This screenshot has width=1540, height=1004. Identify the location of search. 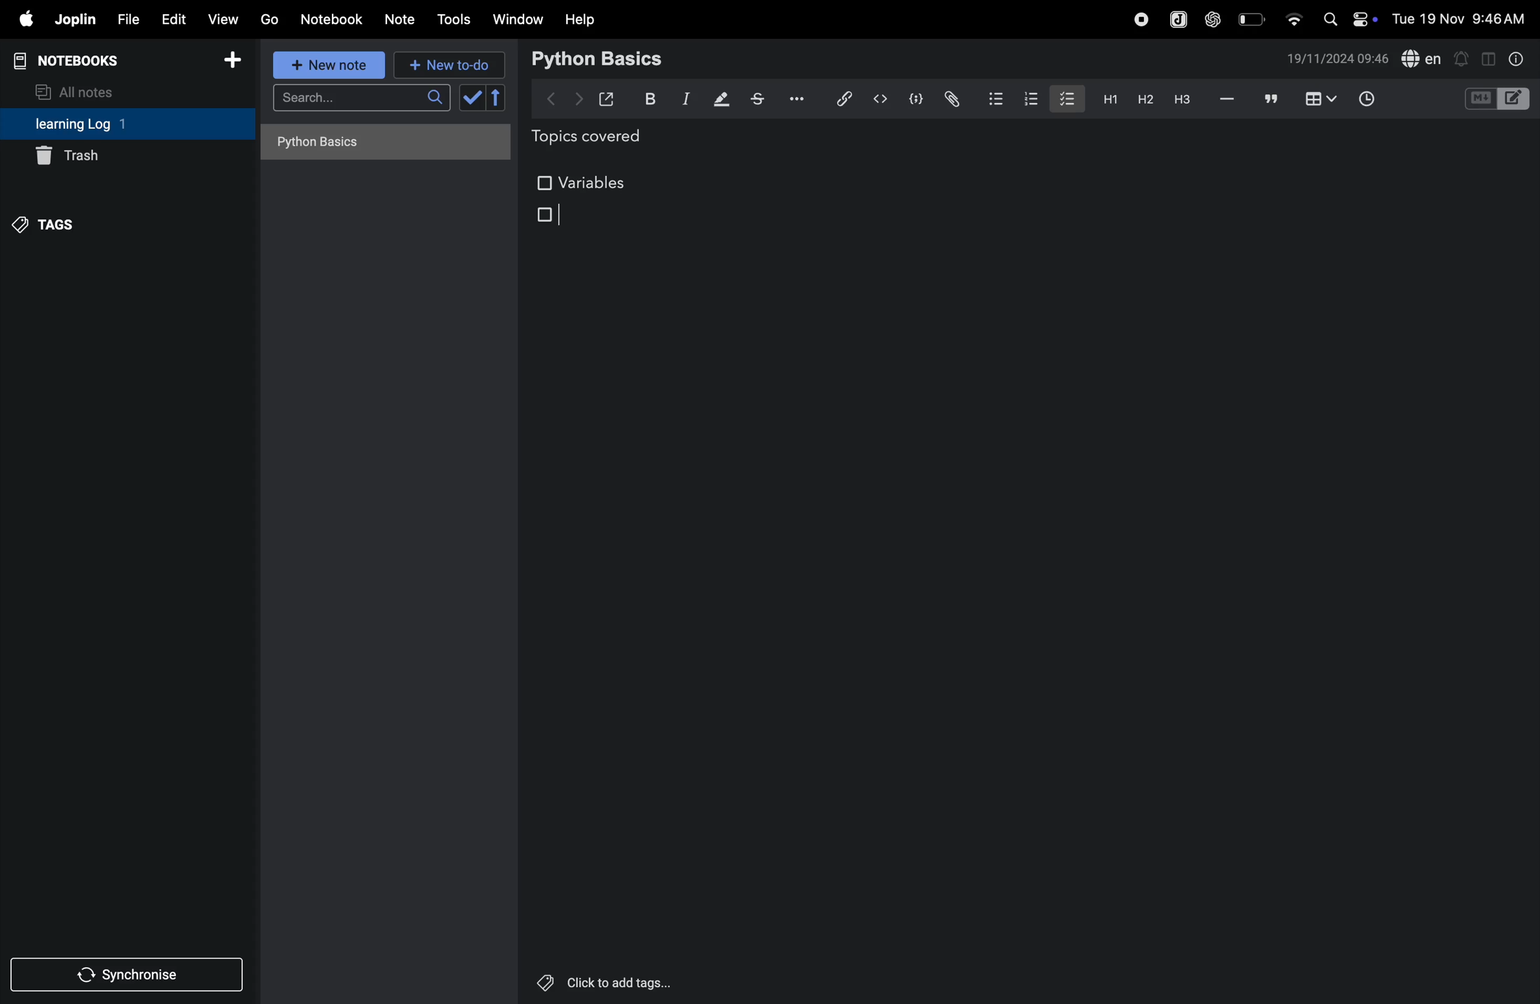
(361, 102).